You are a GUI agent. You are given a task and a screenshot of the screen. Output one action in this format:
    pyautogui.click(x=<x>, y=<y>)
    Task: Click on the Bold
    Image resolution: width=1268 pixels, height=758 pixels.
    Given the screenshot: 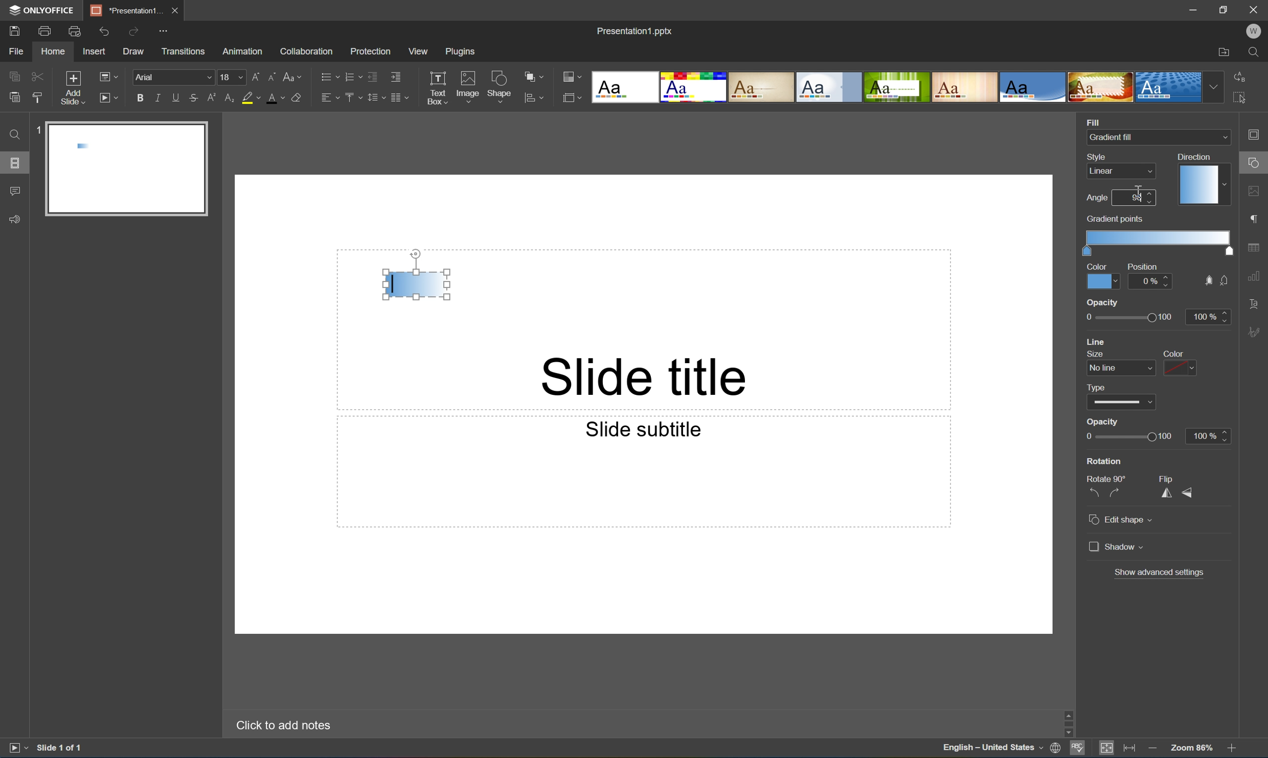 What is the action you would take?
    pyautogui.click(x=141, y=96)
    